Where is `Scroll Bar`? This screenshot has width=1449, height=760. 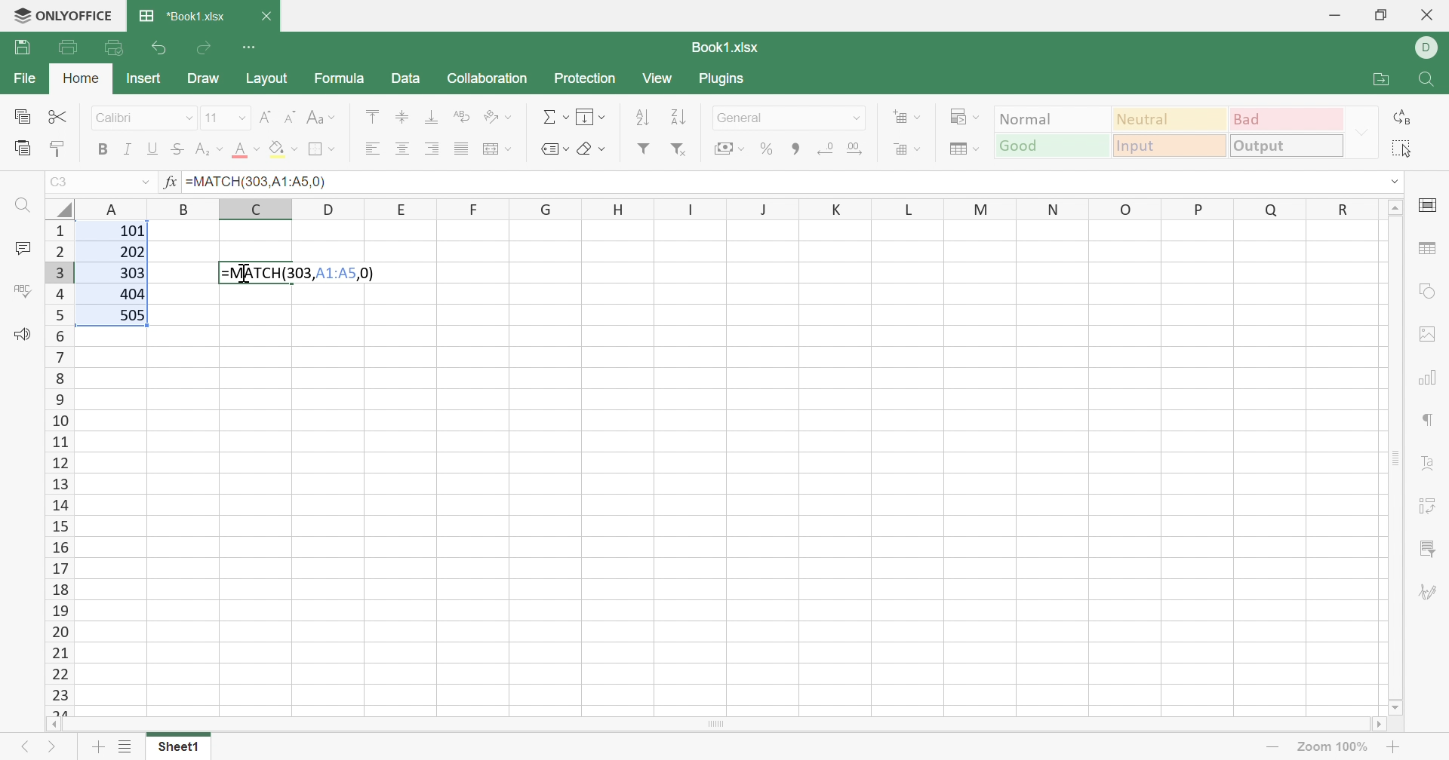 Scroll Bar is located at coordinates (721, 730).